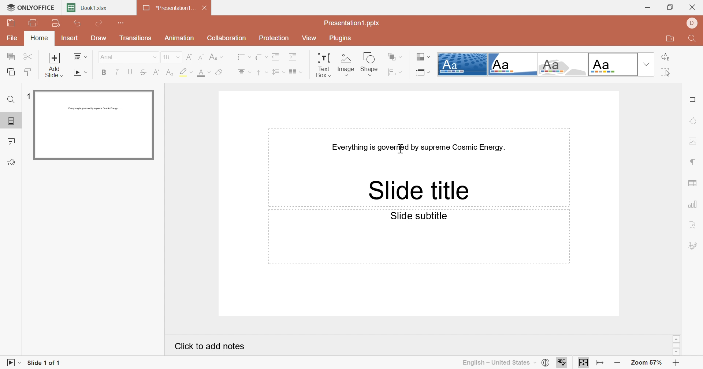  What do you see at coordinates (215, 57) in the screenshot?
I see `Change case` at bounding box center [215, 57].